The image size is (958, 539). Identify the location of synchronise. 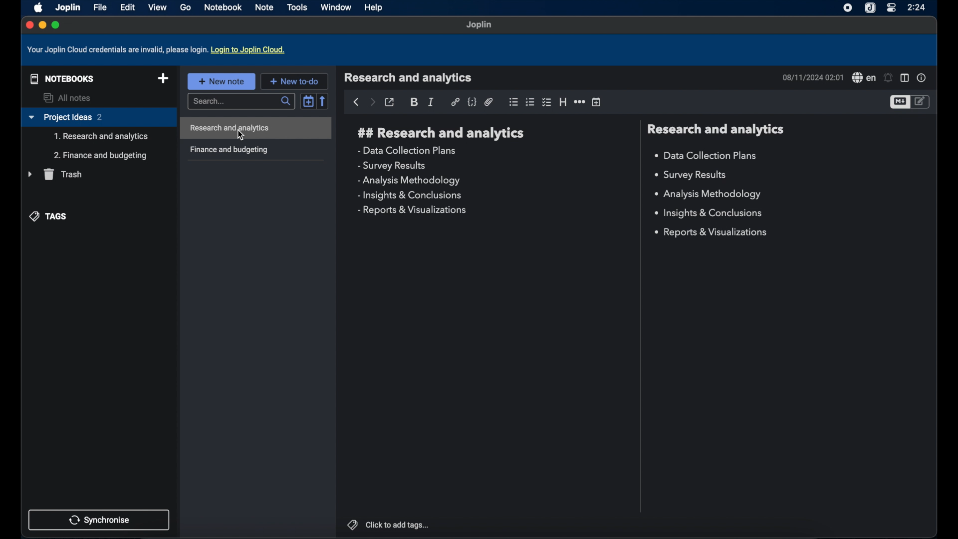
(99, 520).